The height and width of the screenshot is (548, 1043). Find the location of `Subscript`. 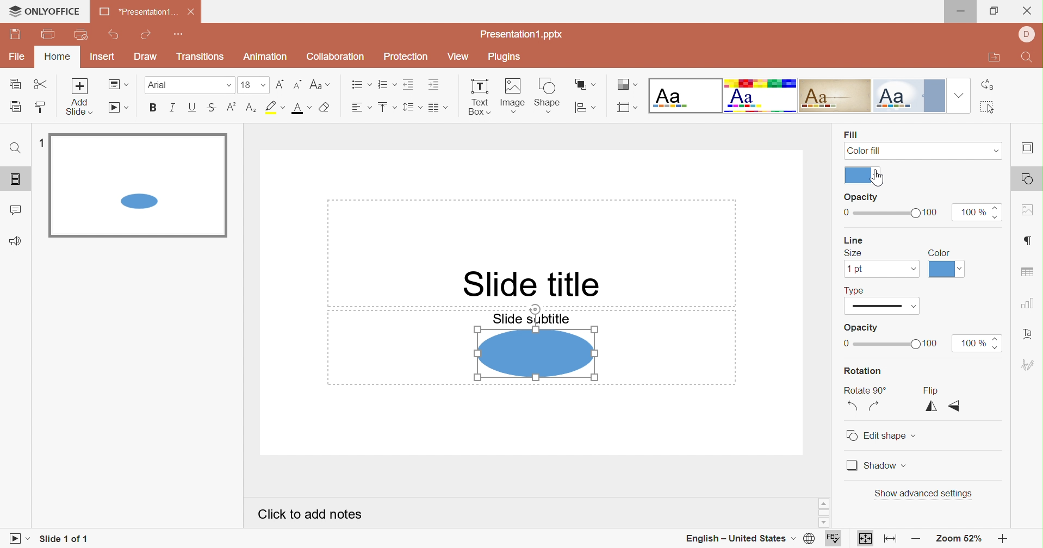

Subscript is located at coordinates (251, 108).